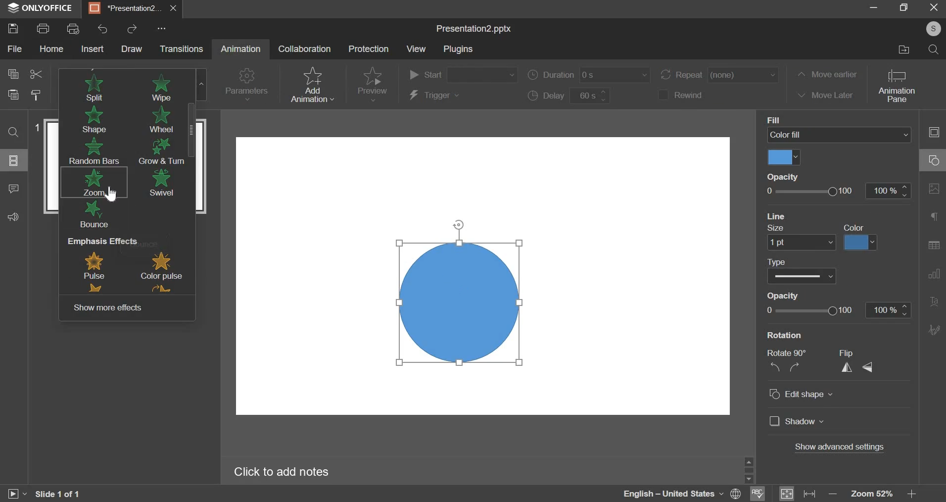  Describe the element at coordinates (751, 461) in the screenshot. I see `move up` at that location.